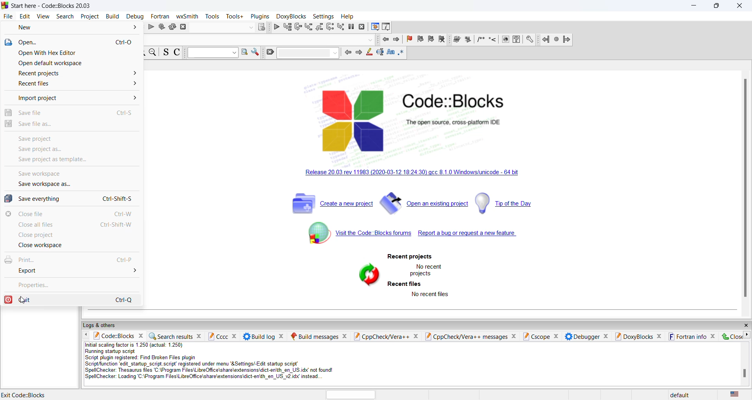 The height and width of the screenshot is (400, 752). What do you see at coordinates (586, 336) in the screenshot?
I see `Debugger` at bounding box center [586, 336].